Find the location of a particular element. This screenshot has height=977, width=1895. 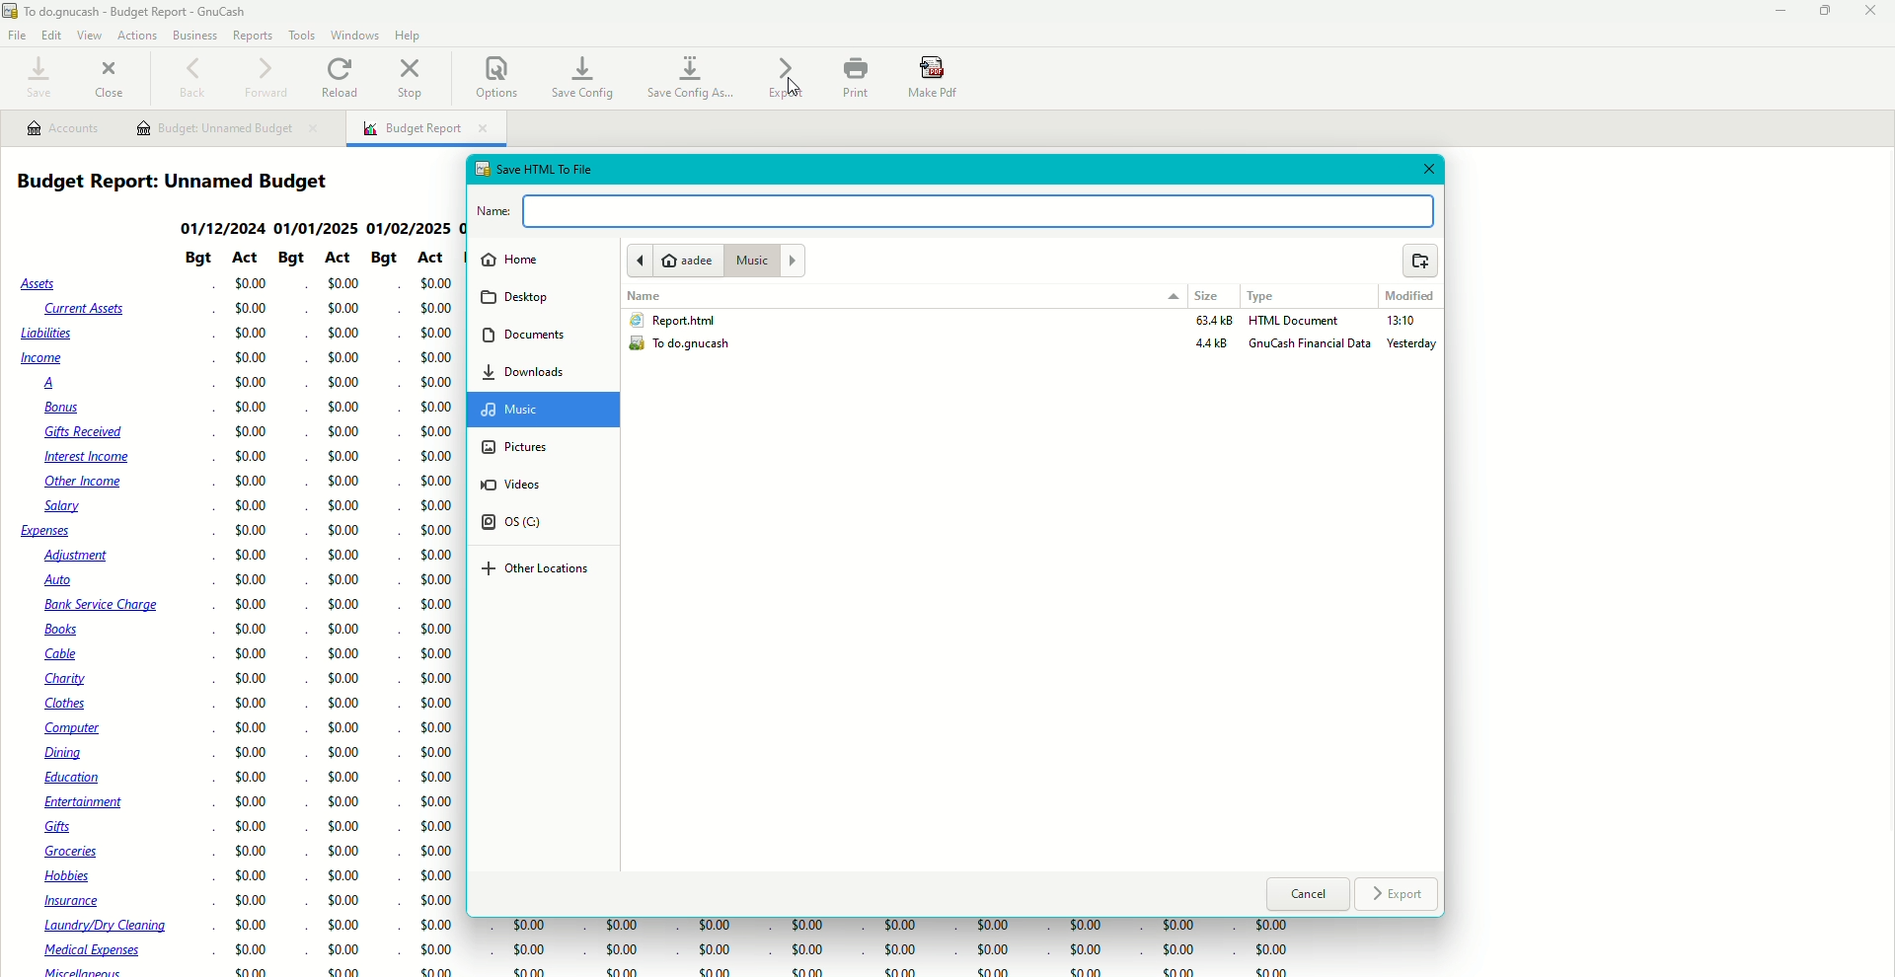

Music is located at coordinates (764, 260).